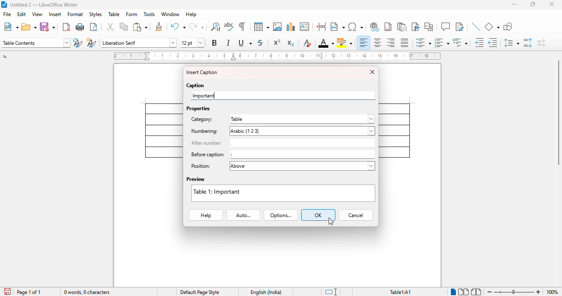 The image size is (562, 296). Describe the element at coordinates (318, 215) in the screenshot. I see `OK` at that location.